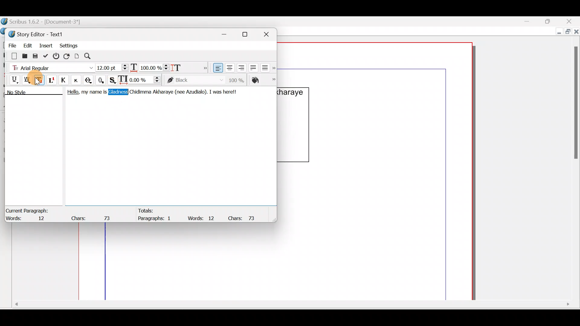  I want to click on Align text right, so click(240, 68).